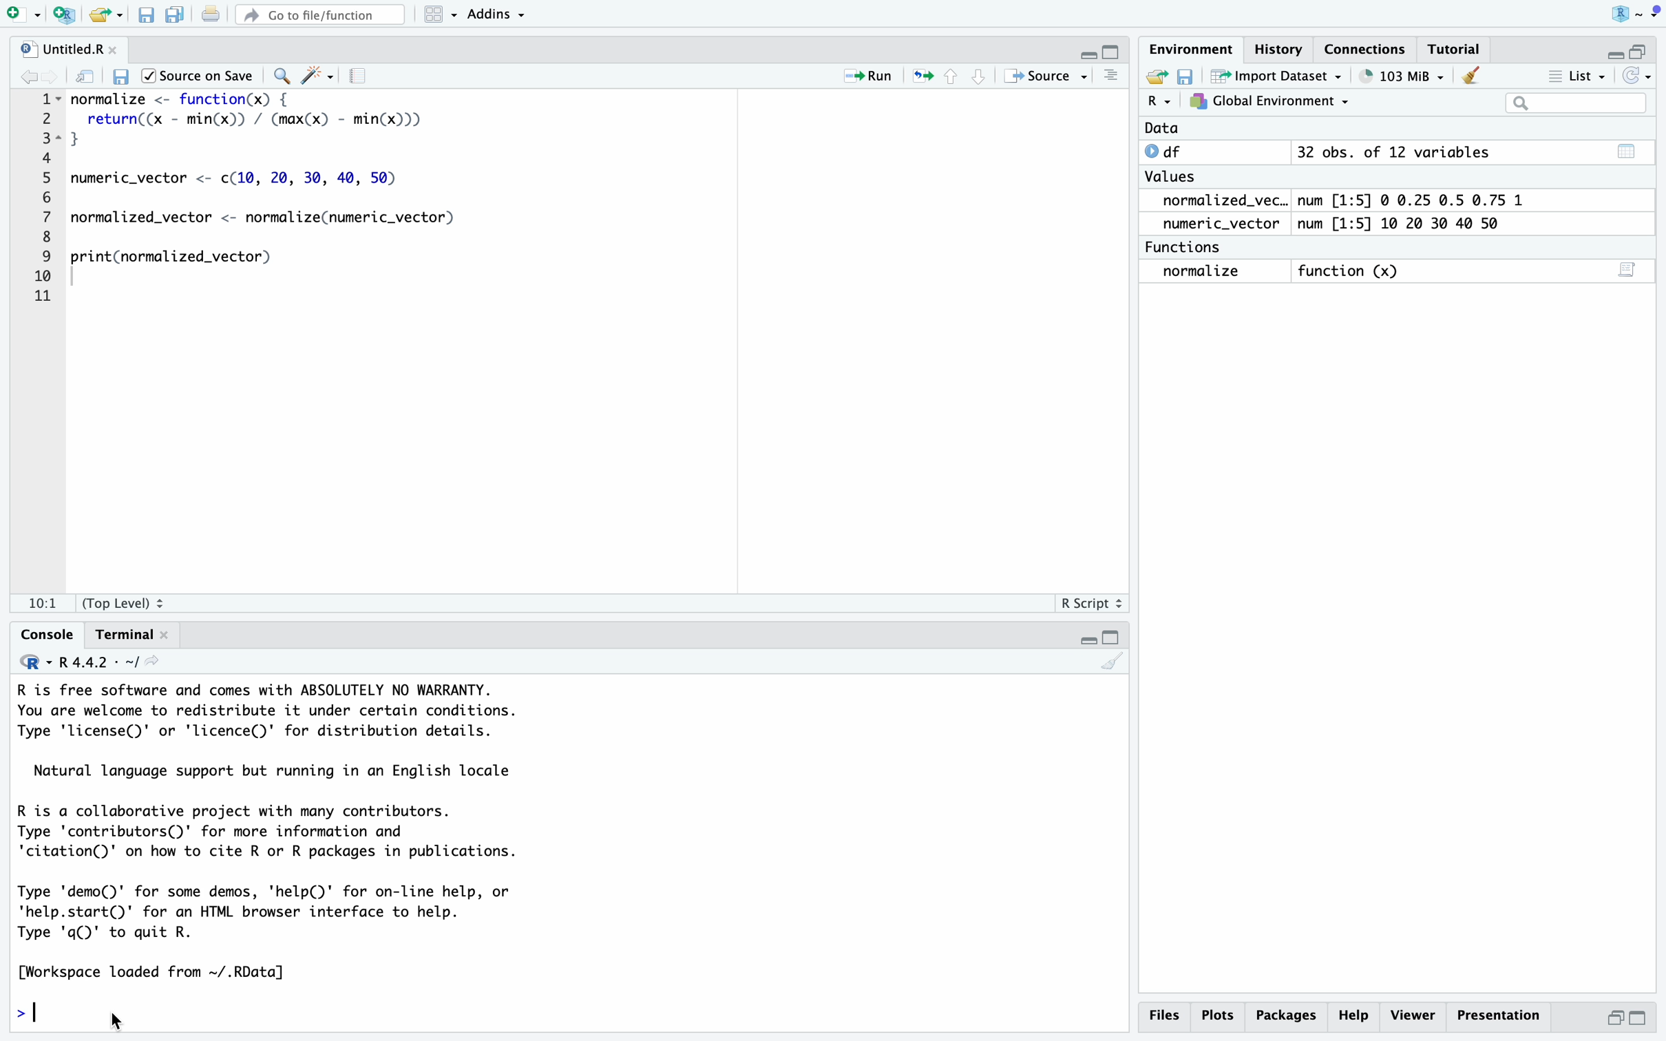  I want to click on Addins, so click(505, 17).